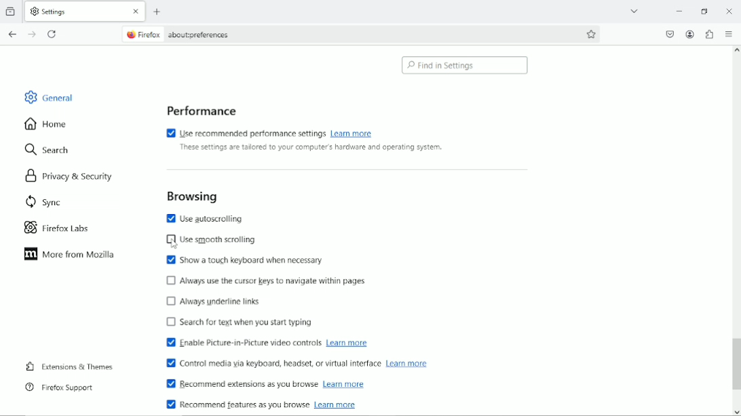 The width and height of the screenshot is (741, 416). What do you see at coordinates (210, 218) in the screenshot?
I see `Use autoscrolling` at bounding box center [210, 218].